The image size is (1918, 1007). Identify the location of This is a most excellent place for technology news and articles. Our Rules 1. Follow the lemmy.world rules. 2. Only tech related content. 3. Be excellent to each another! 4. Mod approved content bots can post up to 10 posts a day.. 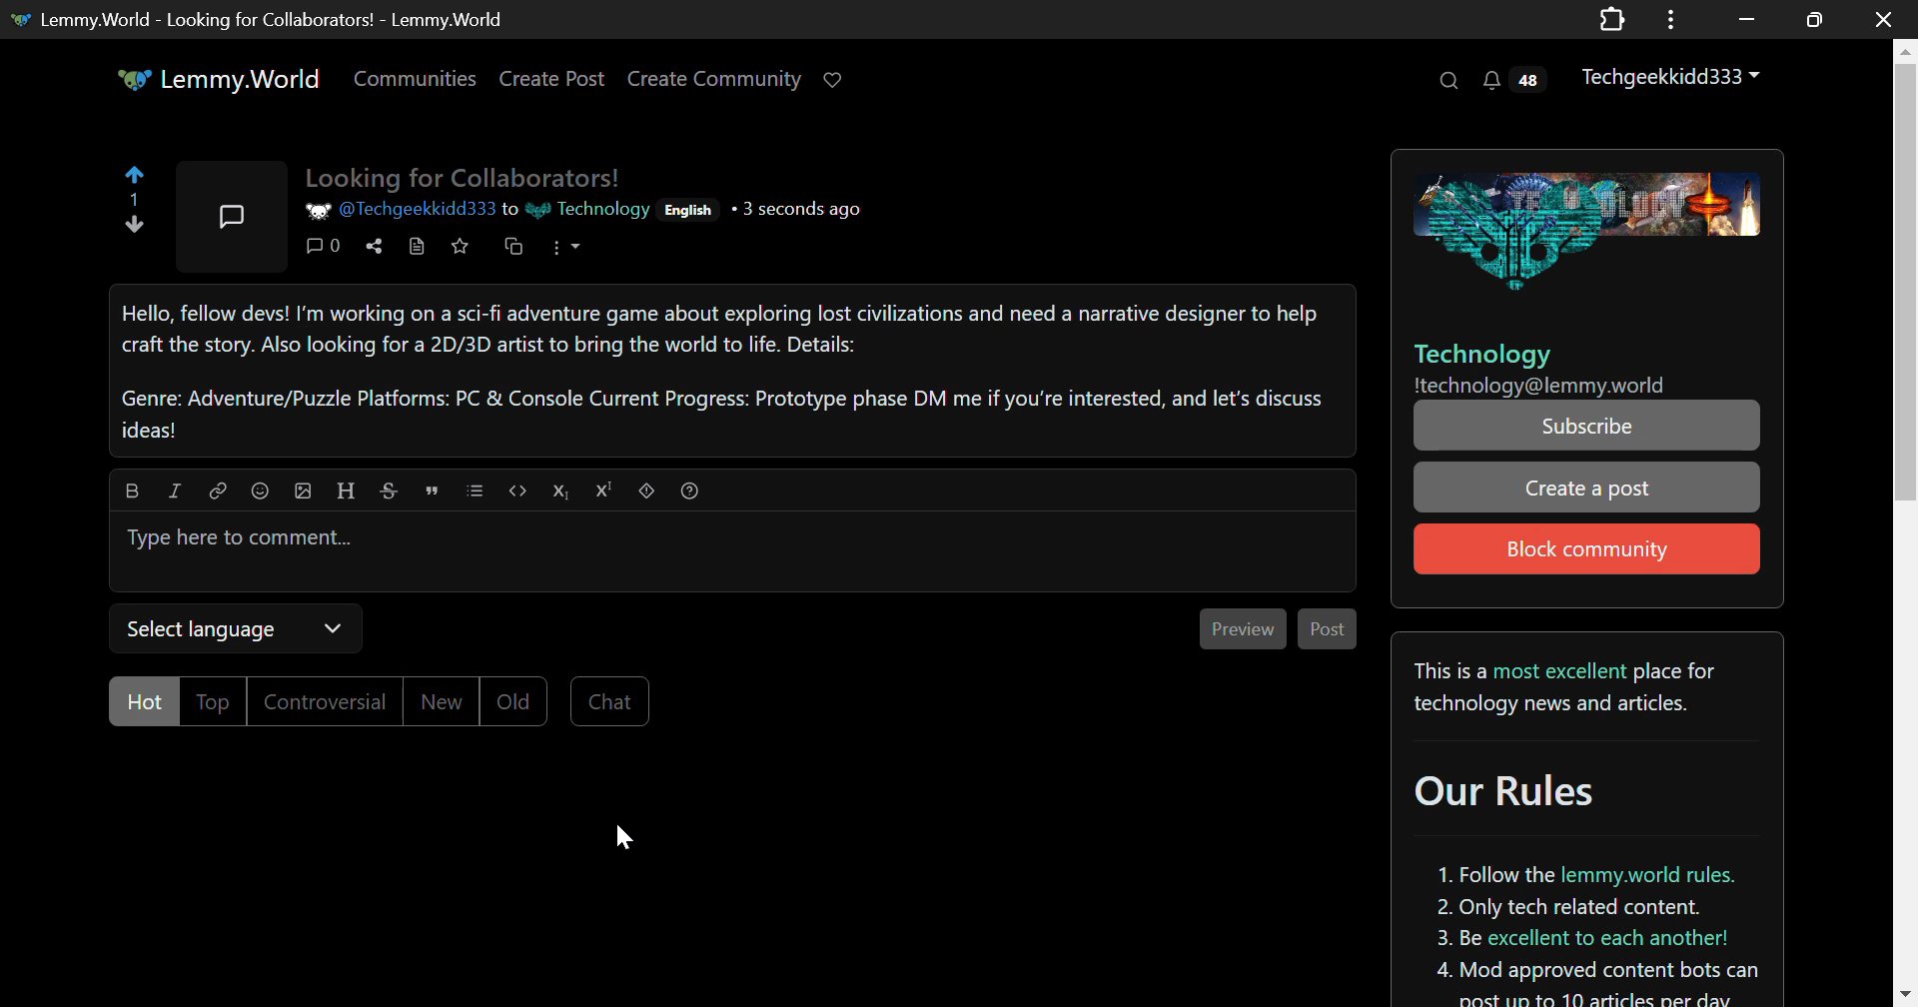
(1581, 818).